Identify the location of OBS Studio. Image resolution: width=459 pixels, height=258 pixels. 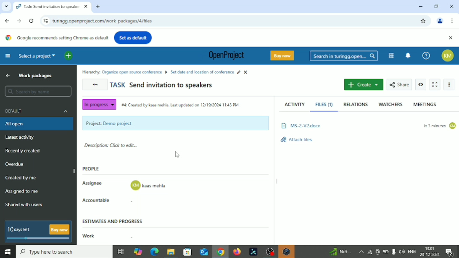
(269, 252).